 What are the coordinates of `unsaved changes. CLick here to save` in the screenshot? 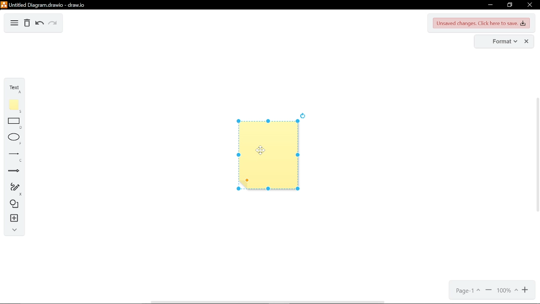 It's located at (482, 23).